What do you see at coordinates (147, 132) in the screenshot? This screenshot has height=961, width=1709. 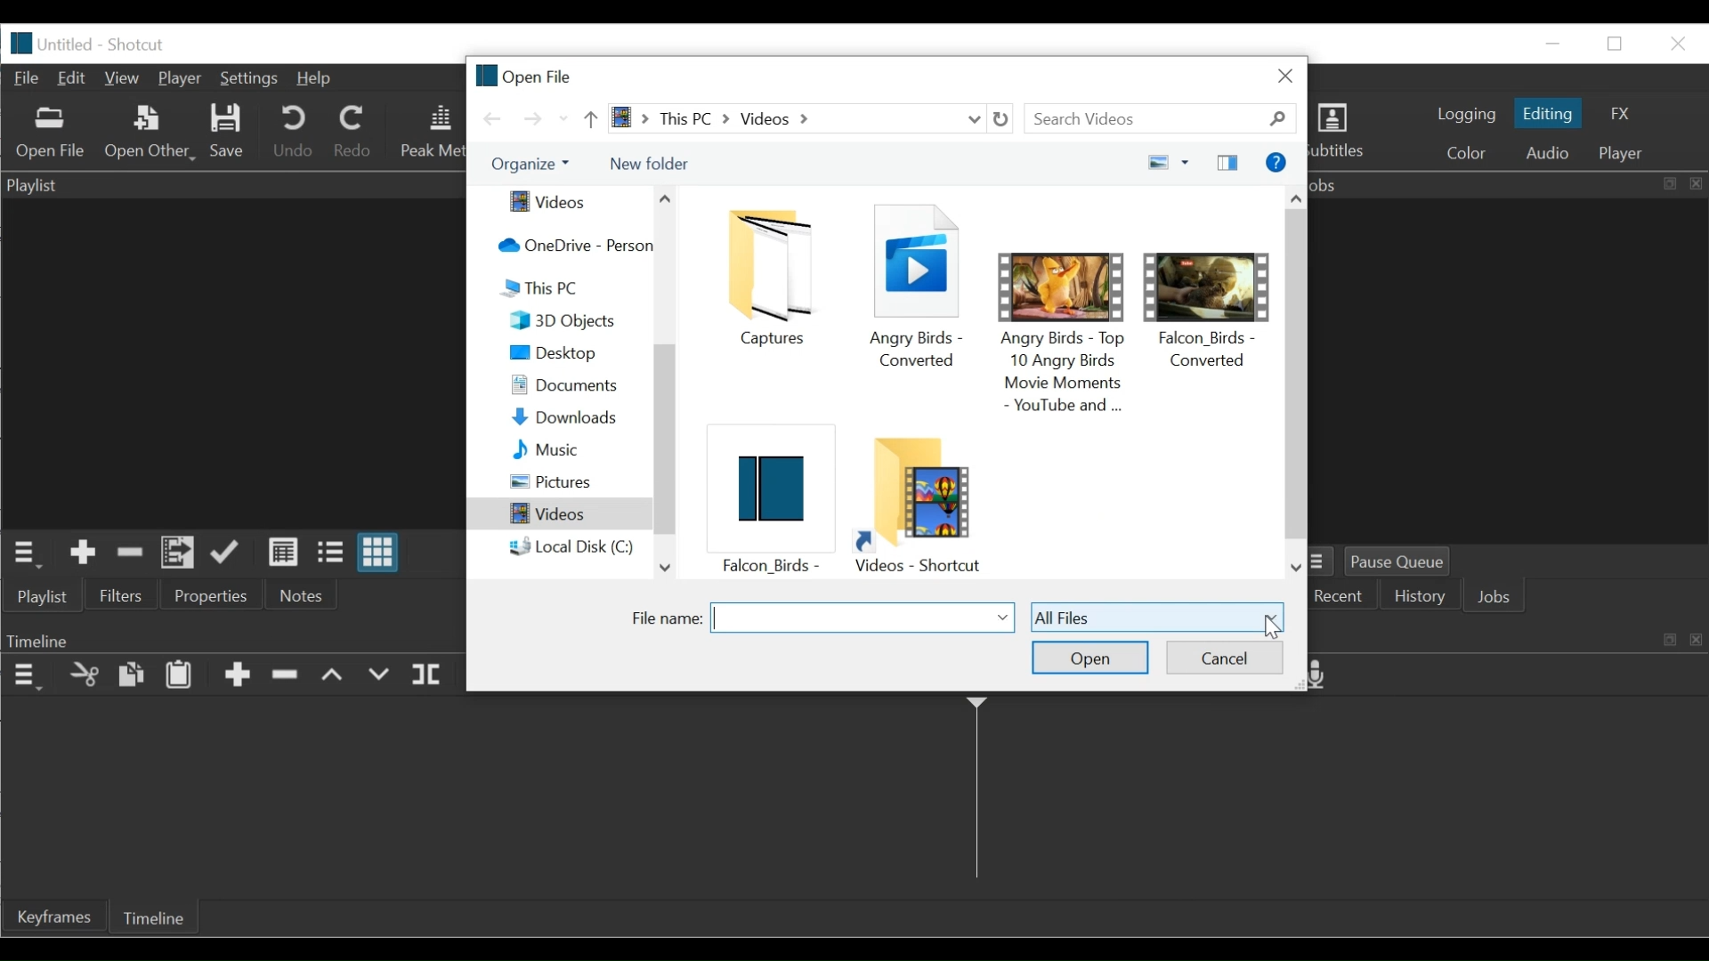 I see `Open Other` at bounding box center [147, 132].